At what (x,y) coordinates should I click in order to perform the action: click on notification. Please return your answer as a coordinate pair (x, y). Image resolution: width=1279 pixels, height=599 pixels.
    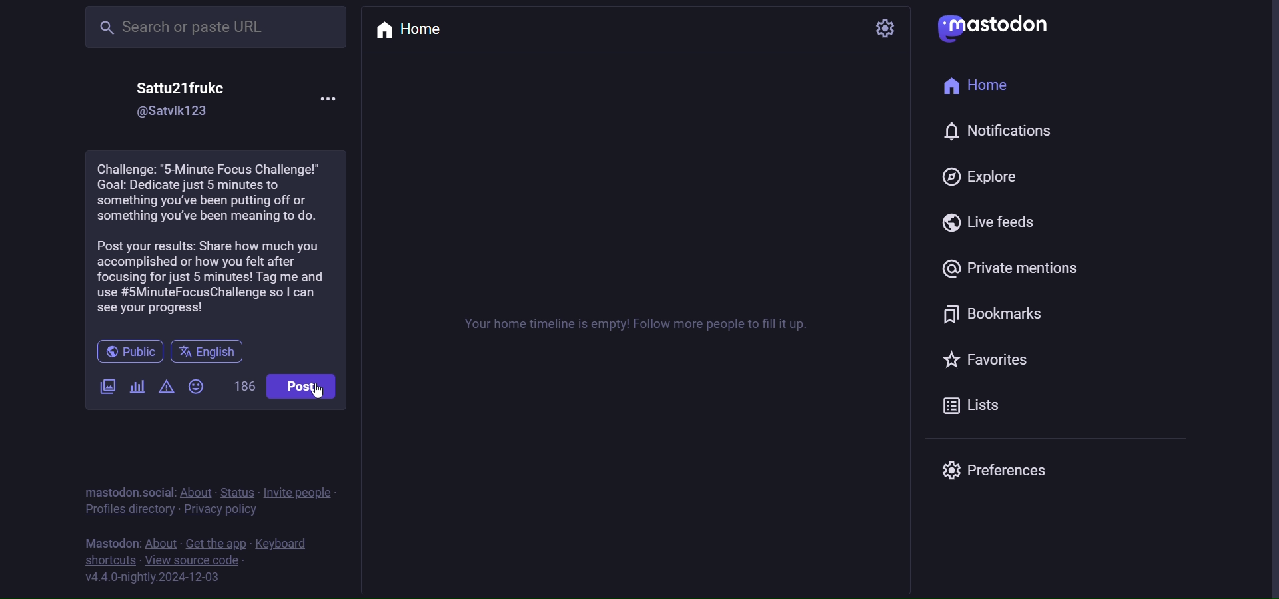
    Looking at the image, I should click on (998, 132).